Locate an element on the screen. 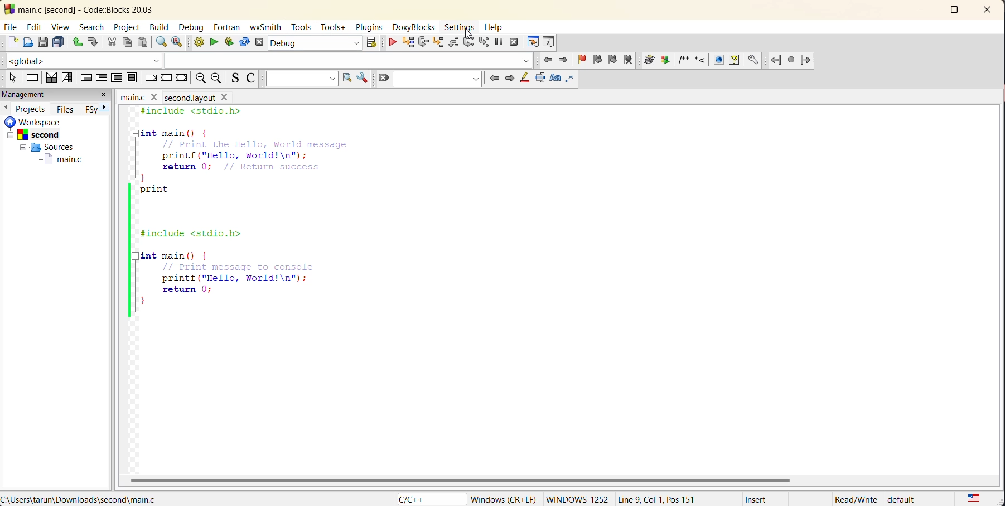 This screenshot has height=506, width=1005. next line is located at coordinates (423, 43).